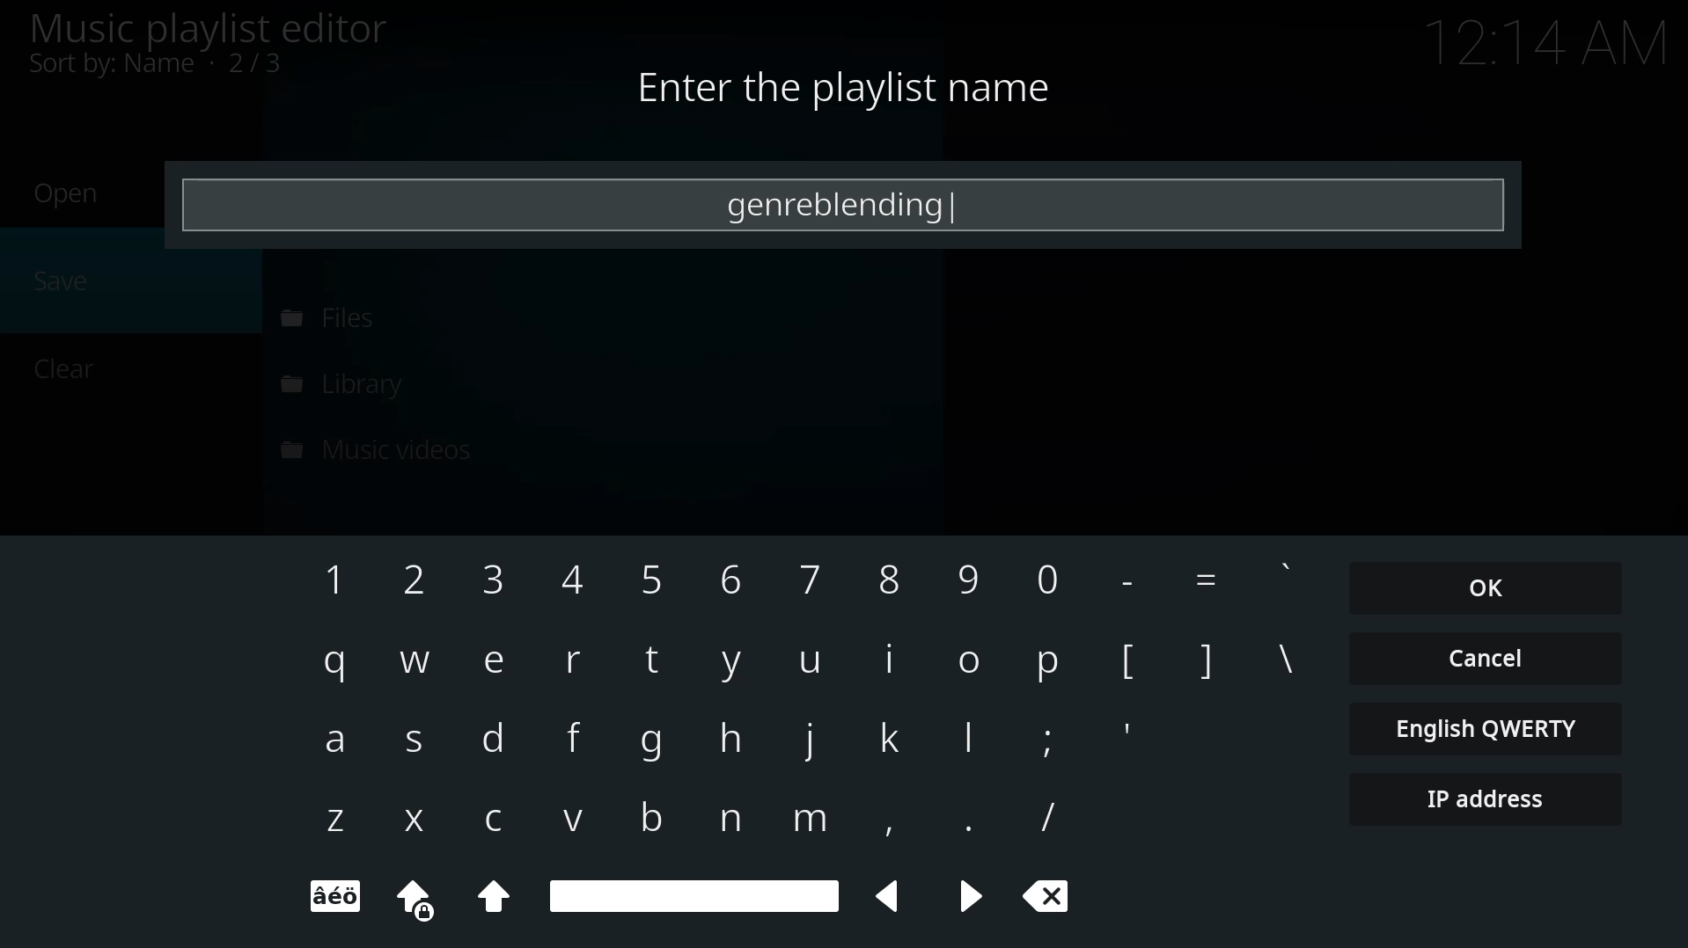  I want to click on ok, so click(1487, 587).